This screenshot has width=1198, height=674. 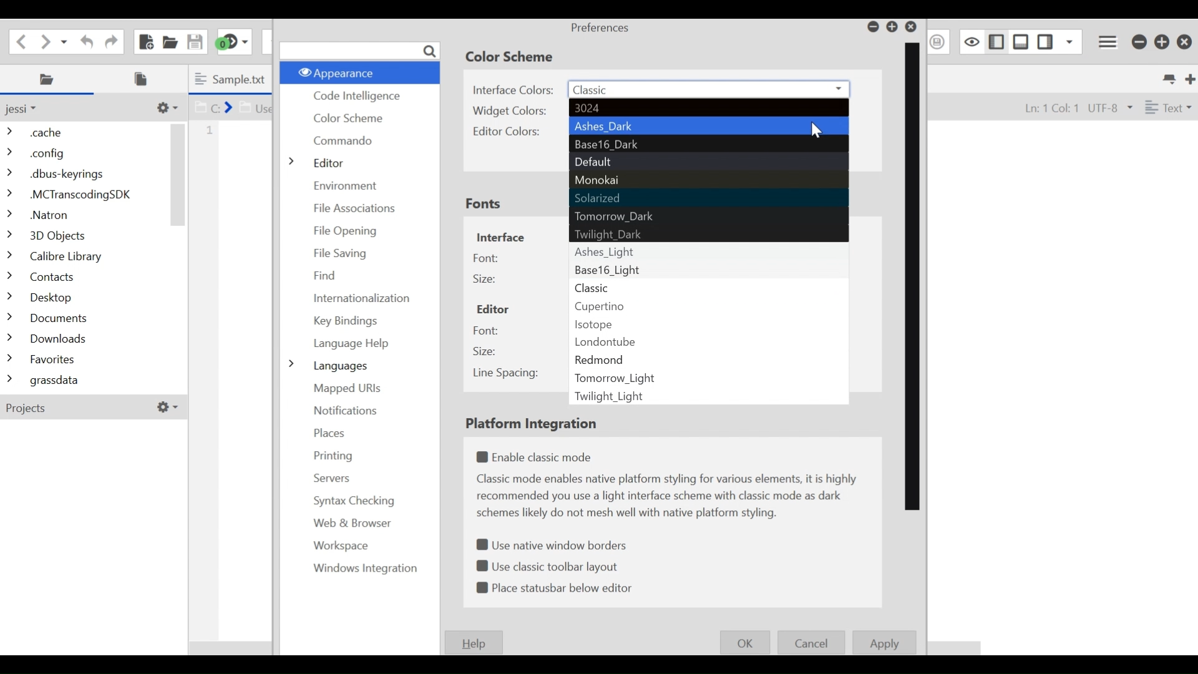 What do you see at coordinates (233, 42) in the screenshot?
I see `jump to the next syntax checking result` at bounding box center [233, 42].